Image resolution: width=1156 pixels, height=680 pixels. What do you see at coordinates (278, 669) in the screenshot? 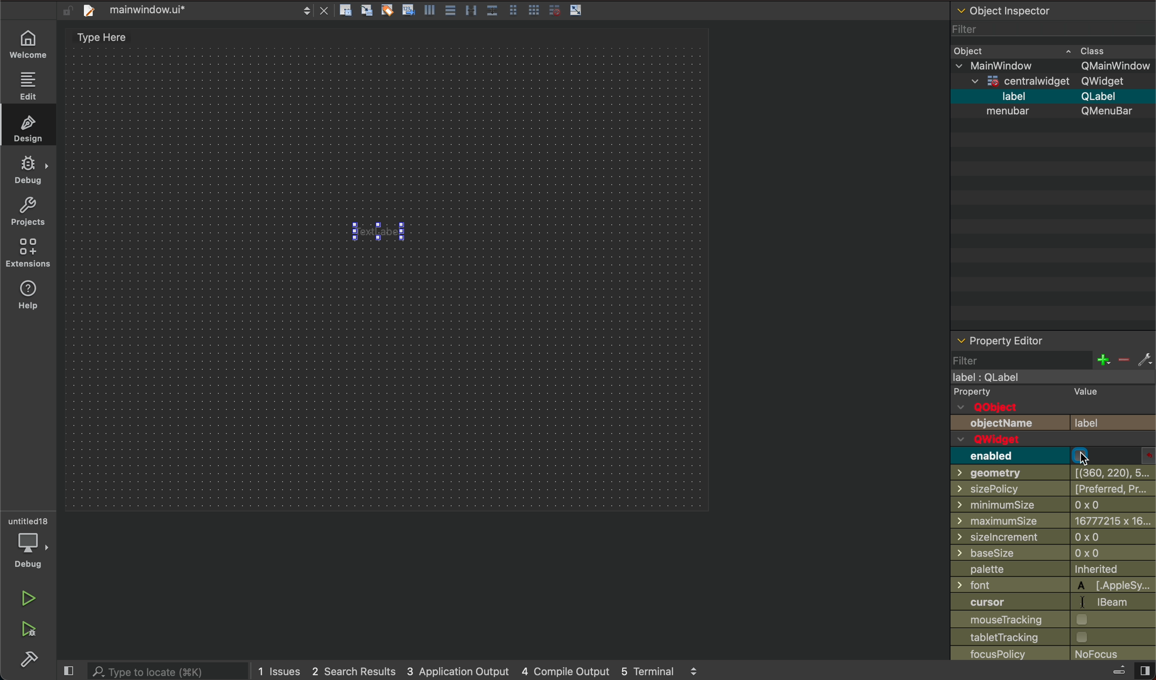
I see `1 issues` at bounding box center [278, 669].